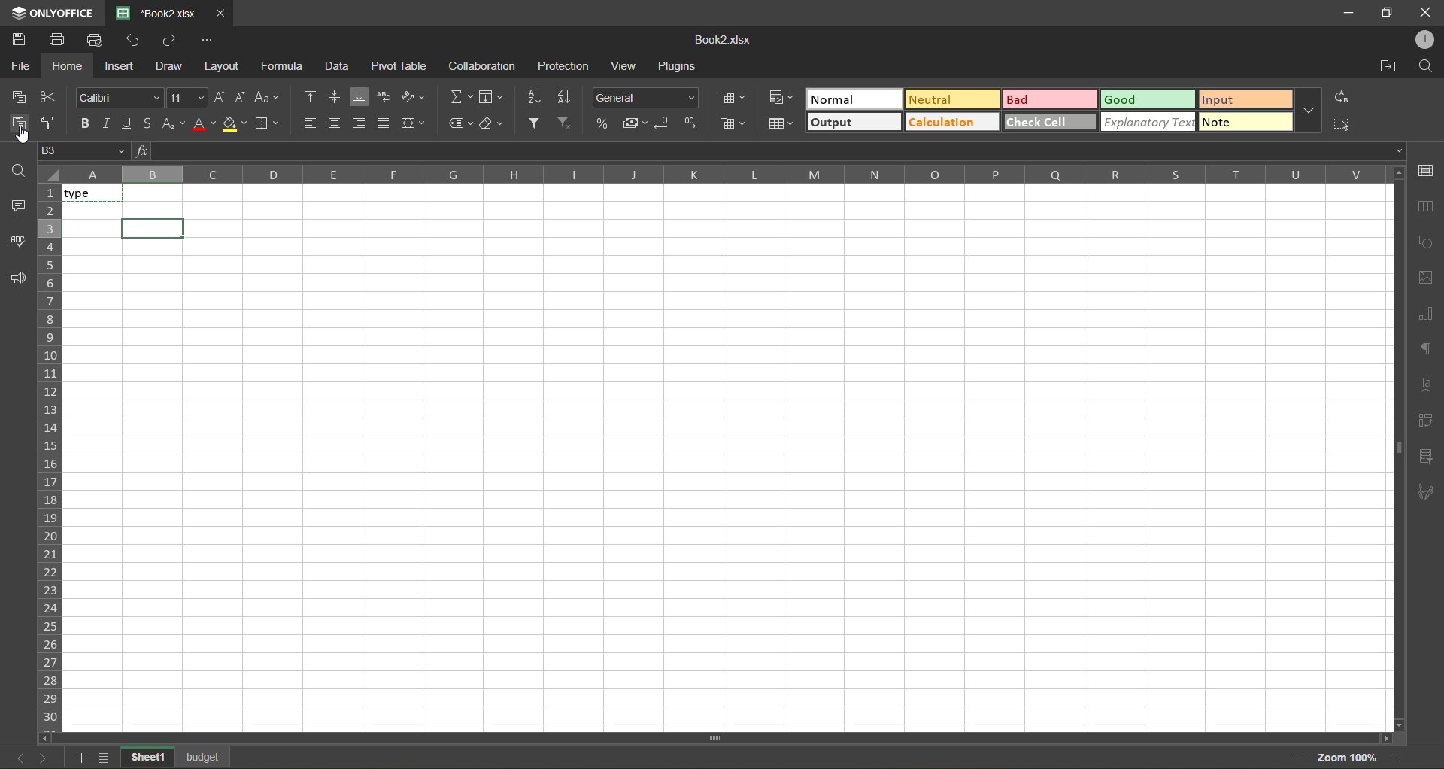 This screenshot has width=1444, height=769. I want to click on copy style, so click(50, 123).